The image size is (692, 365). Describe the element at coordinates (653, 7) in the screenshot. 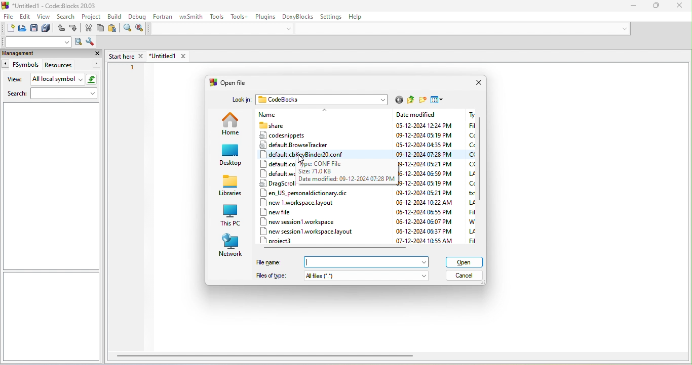

I see `maximize` at that location.